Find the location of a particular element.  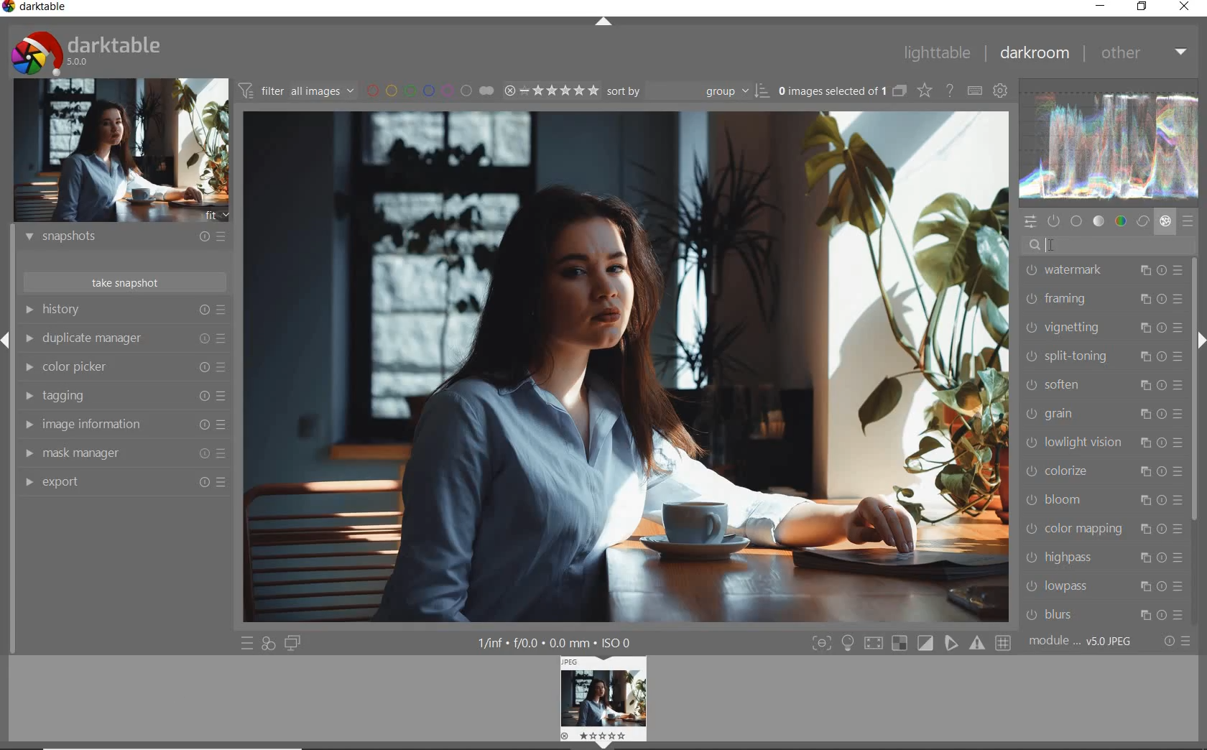

lowpass is located at coordinates (1104, 588).